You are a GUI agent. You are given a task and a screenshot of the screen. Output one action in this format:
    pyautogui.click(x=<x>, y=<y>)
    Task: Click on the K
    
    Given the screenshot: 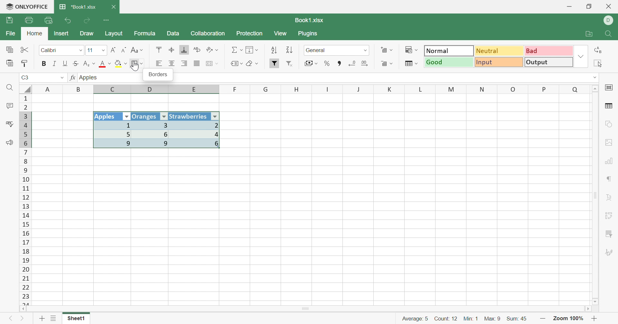 What is the action you would take?
    pyautogui.click(x=390, y=90)
    